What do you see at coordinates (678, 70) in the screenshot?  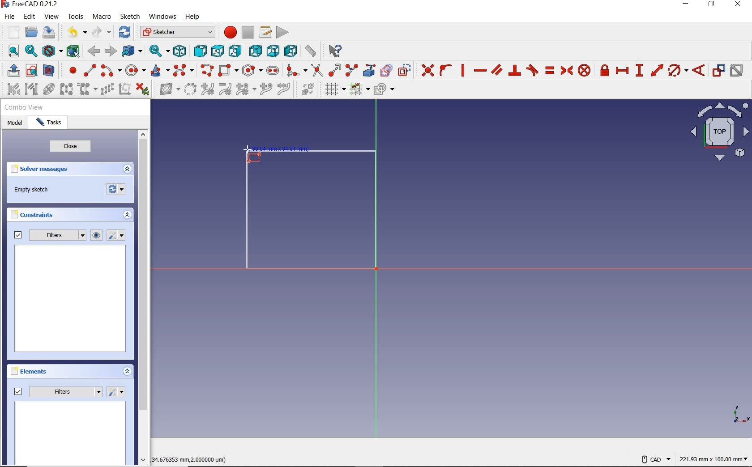 I see `constraint arc/circle` at bounding box center [678, 70].